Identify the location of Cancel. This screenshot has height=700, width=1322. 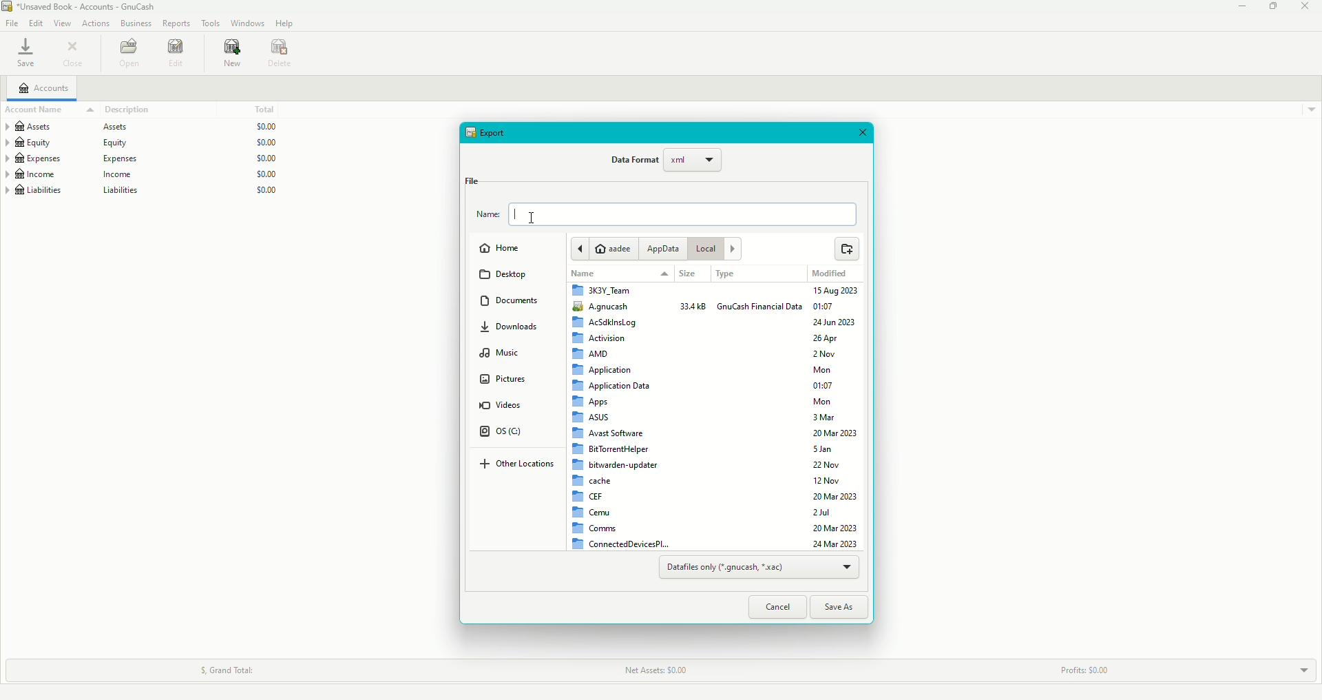
(777, 607).